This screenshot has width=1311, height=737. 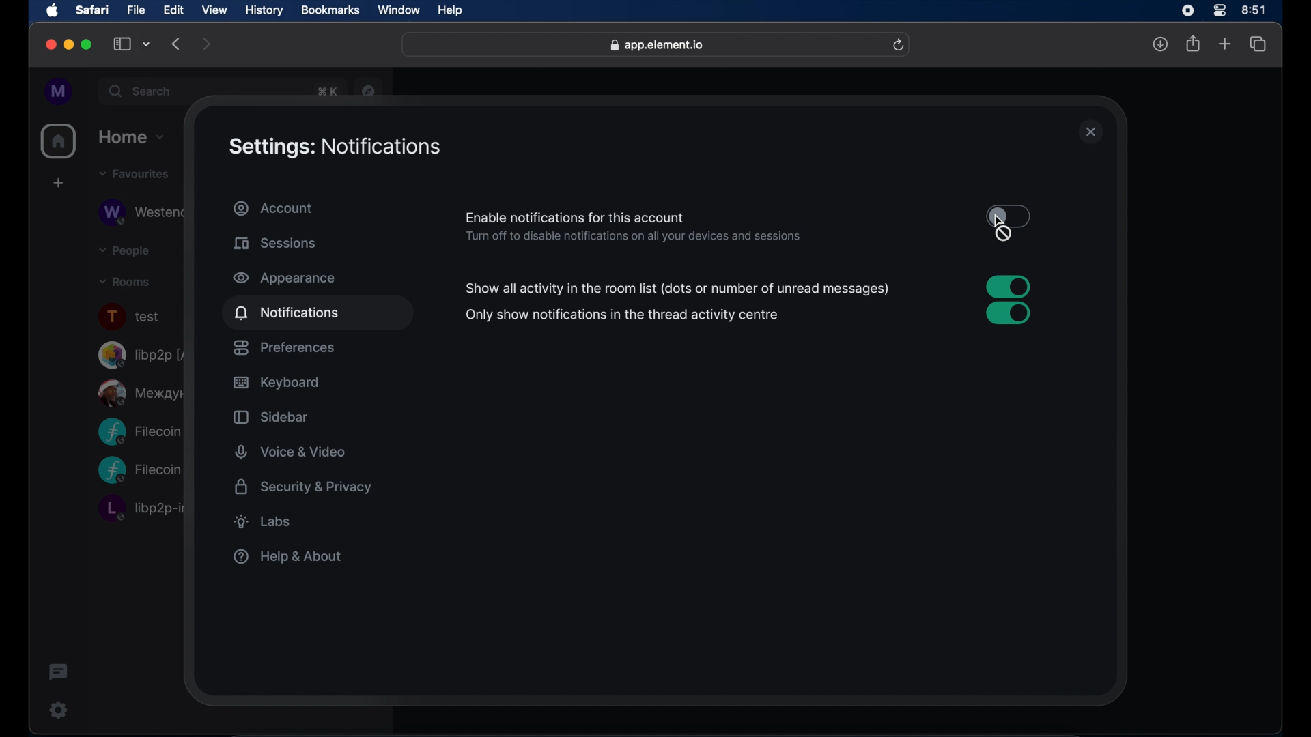 I want to click on maximize, so click(x=87, y=44).